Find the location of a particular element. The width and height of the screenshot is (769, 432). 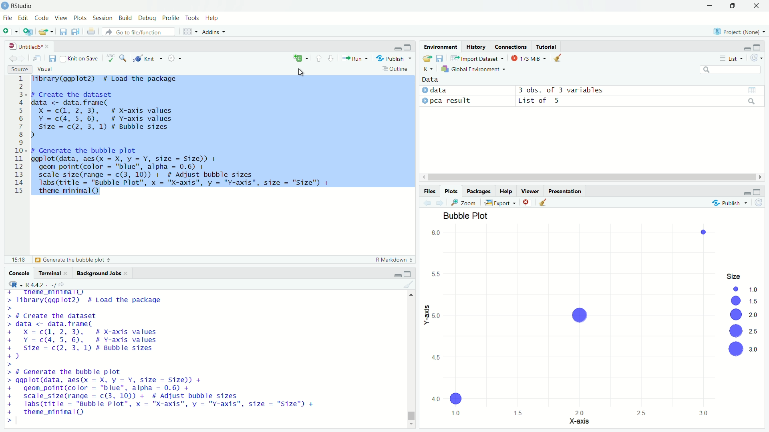

maximize is located at coordinates (409, 46).